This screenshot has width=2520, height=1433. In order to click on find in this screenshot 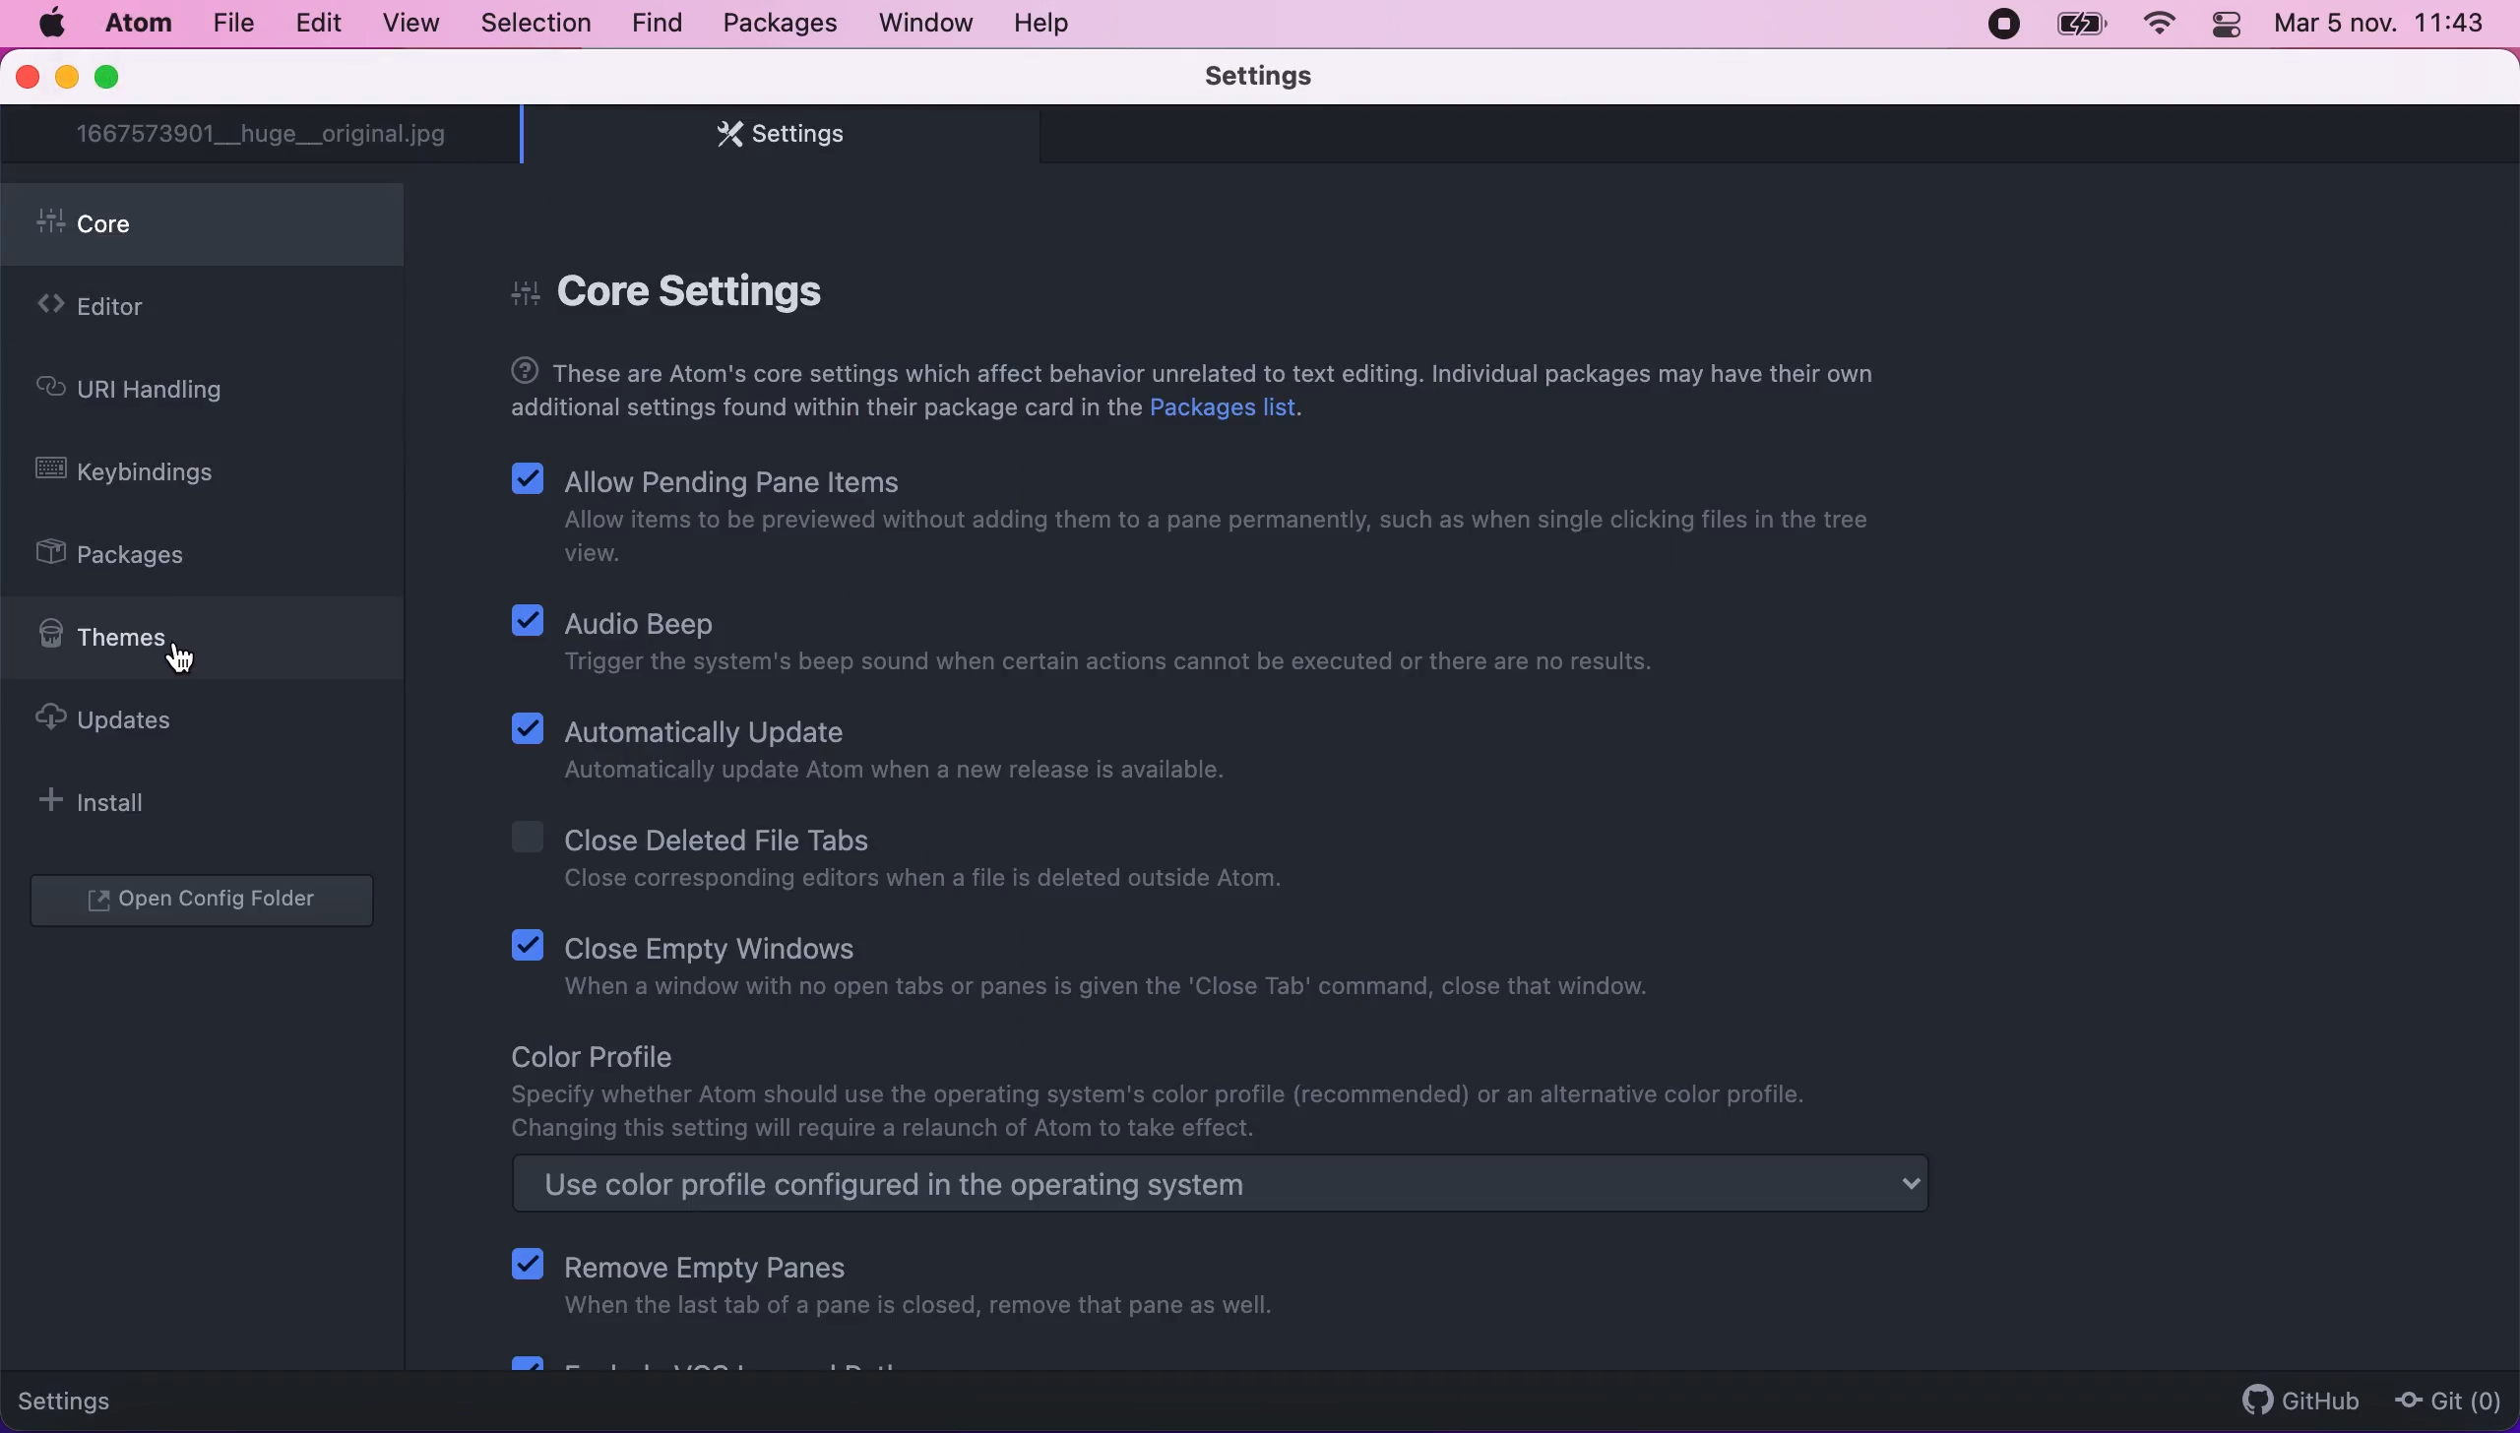, I will do `click(652, 23)`.